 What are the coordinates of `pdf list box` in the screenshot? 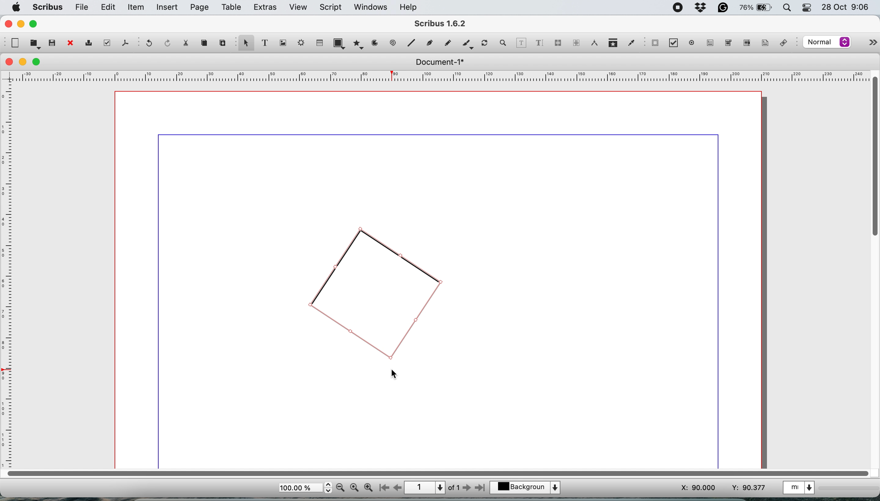 It's located at (746, 44).